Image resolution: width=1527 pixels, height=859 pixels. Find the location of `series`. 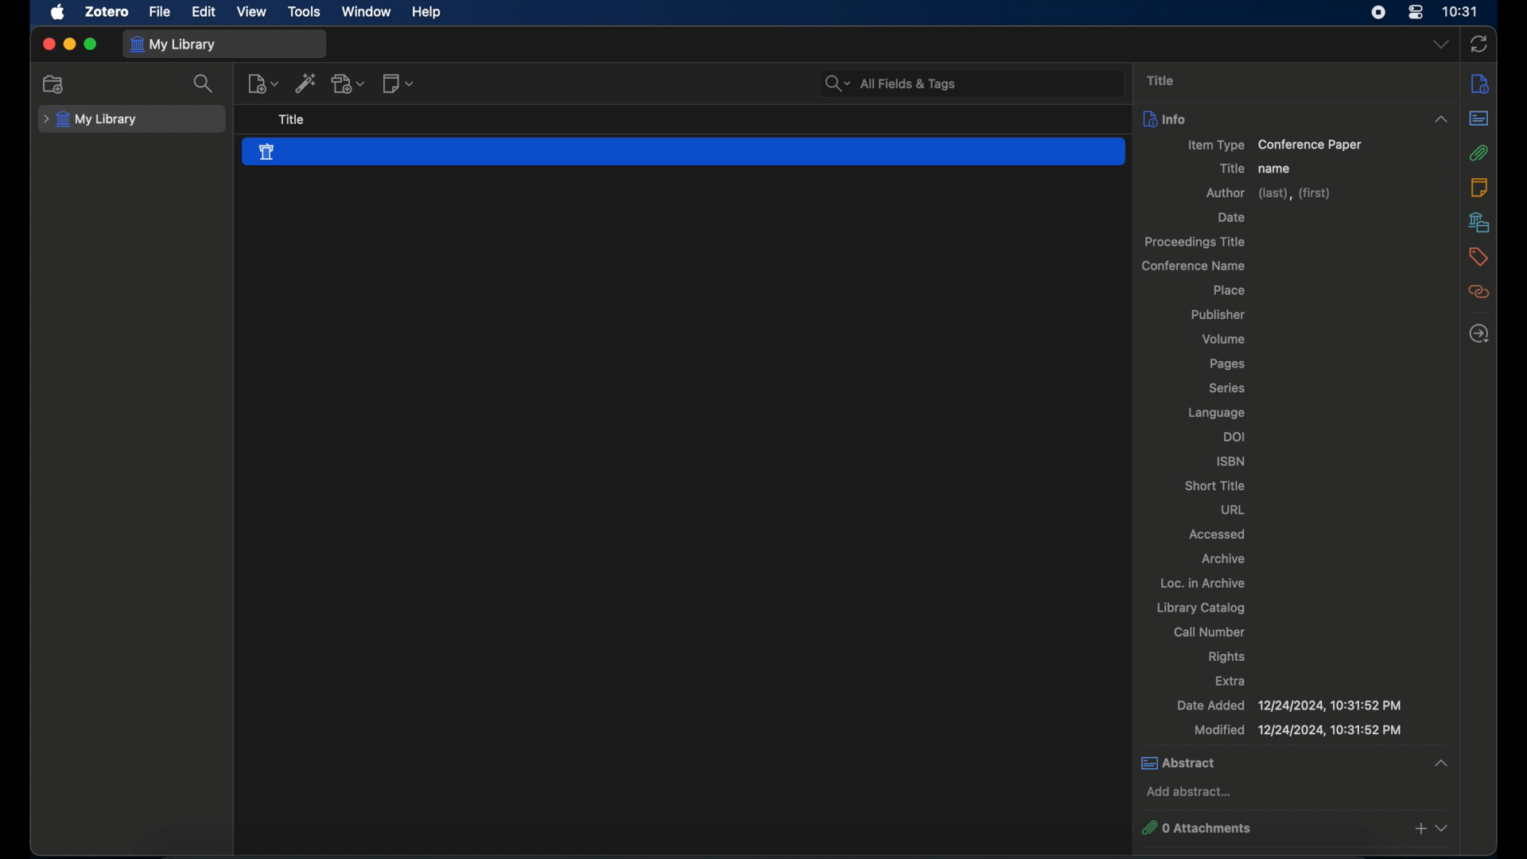

series is located at coordinates (1227, 387).